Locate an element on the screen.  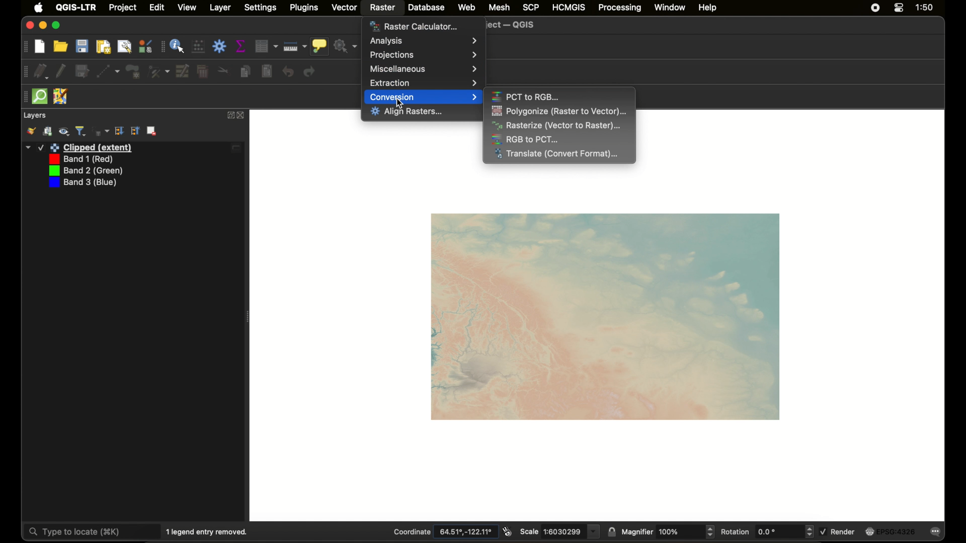
jsom remote is located at coordinates (60, 97).